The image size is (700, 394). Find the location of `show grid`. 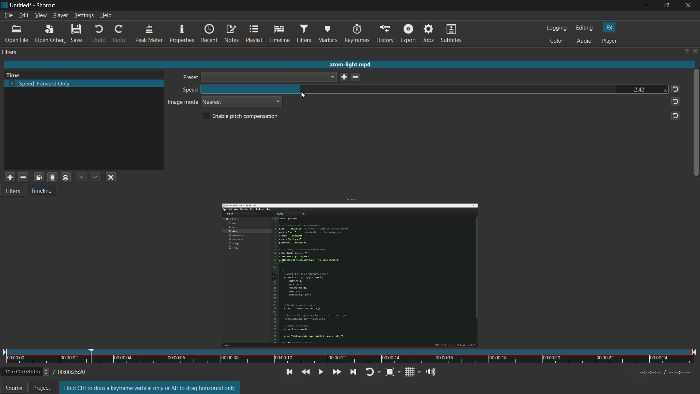

show grid is located at coordinates (412, 372).